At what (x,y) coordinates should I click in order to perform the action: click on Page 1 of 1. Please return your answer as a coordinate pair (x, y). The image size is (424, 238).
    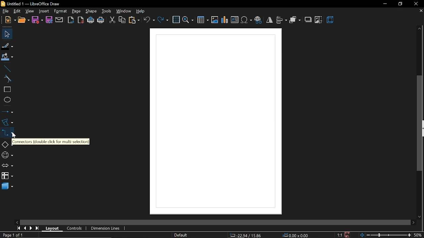
    Looking at the image, I should click on (15, 235).